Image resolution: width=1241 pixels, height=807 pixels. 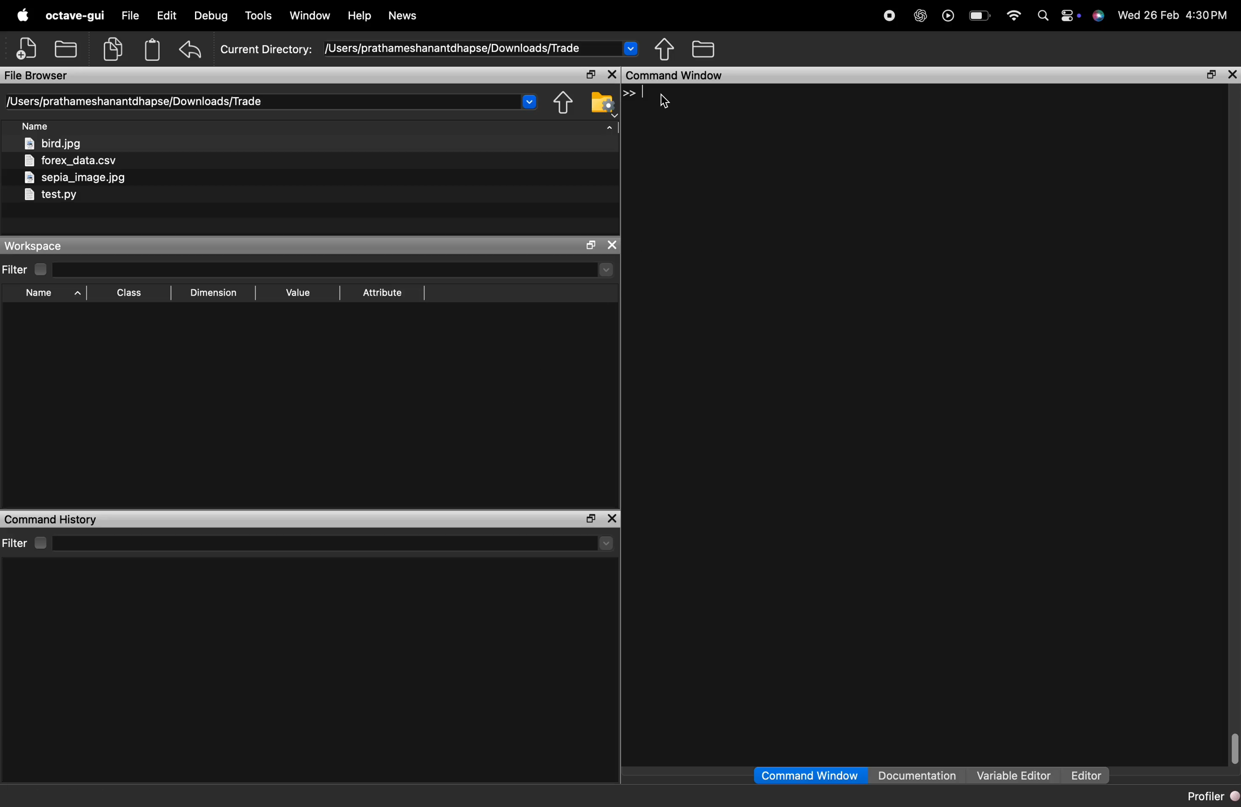 I want to click on Command Window, so click(x=810, y=776).